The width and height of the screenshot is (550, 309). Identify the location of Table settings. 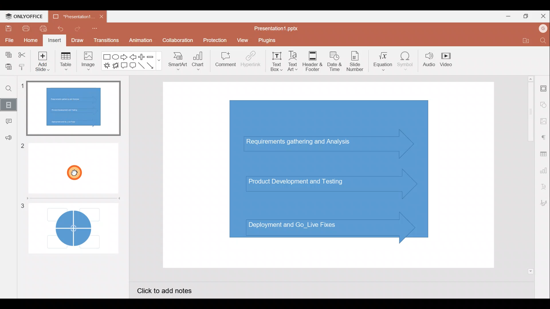
(544, 154).